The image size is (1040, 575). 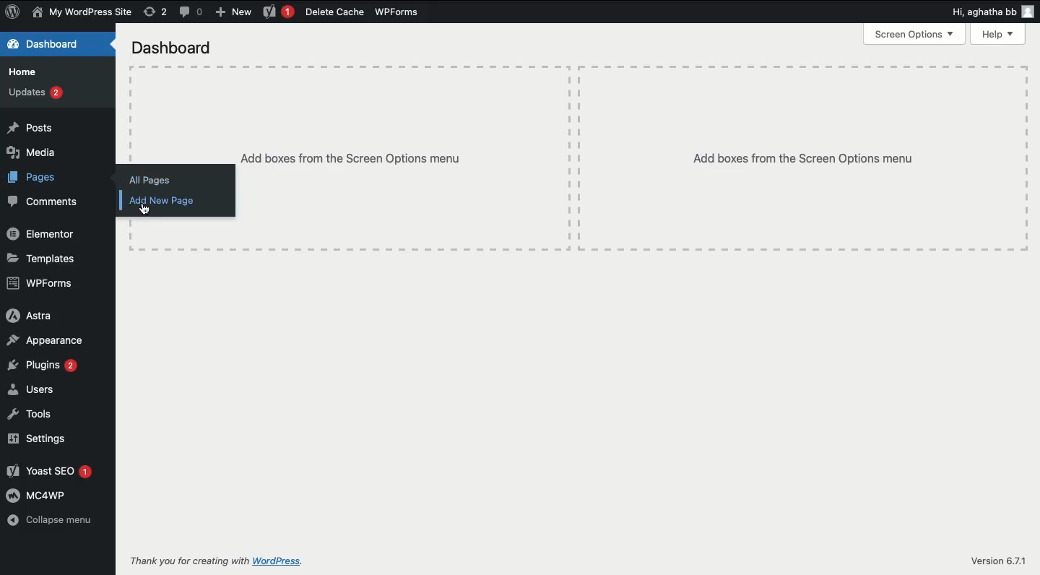 What do you see at coordinates (84, 13) in the screenshot?
I see `My wordpress site` at bounding box center [84, 13].